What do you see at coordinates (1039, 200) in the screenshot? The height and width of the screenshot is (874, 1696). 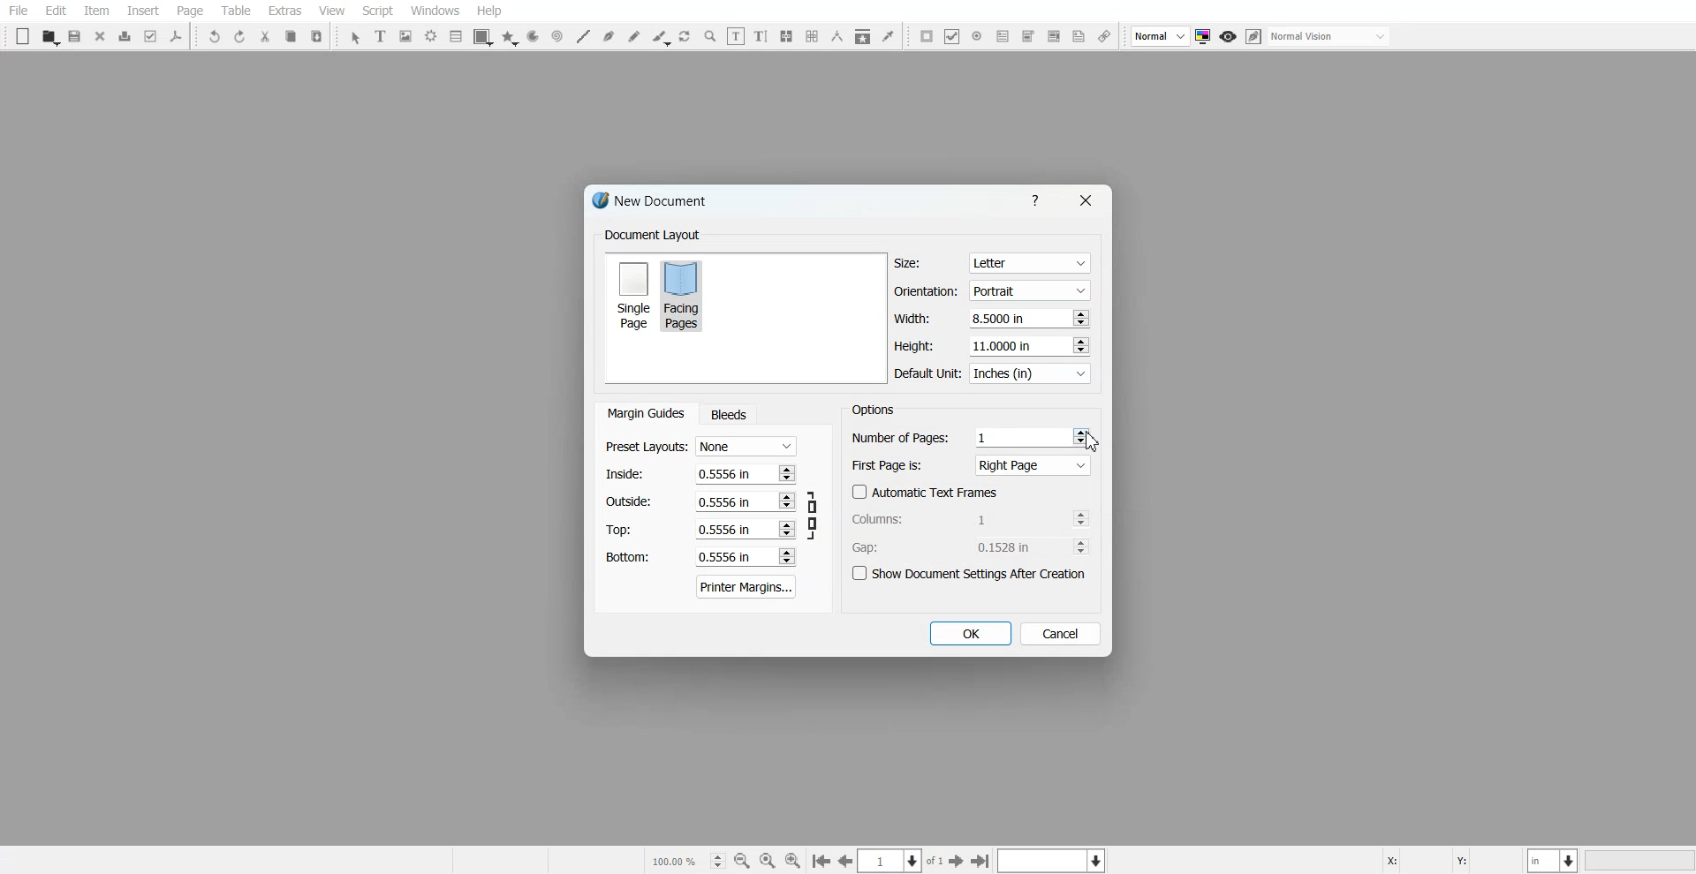 I see `Help` at bounding box center [1039, 200].